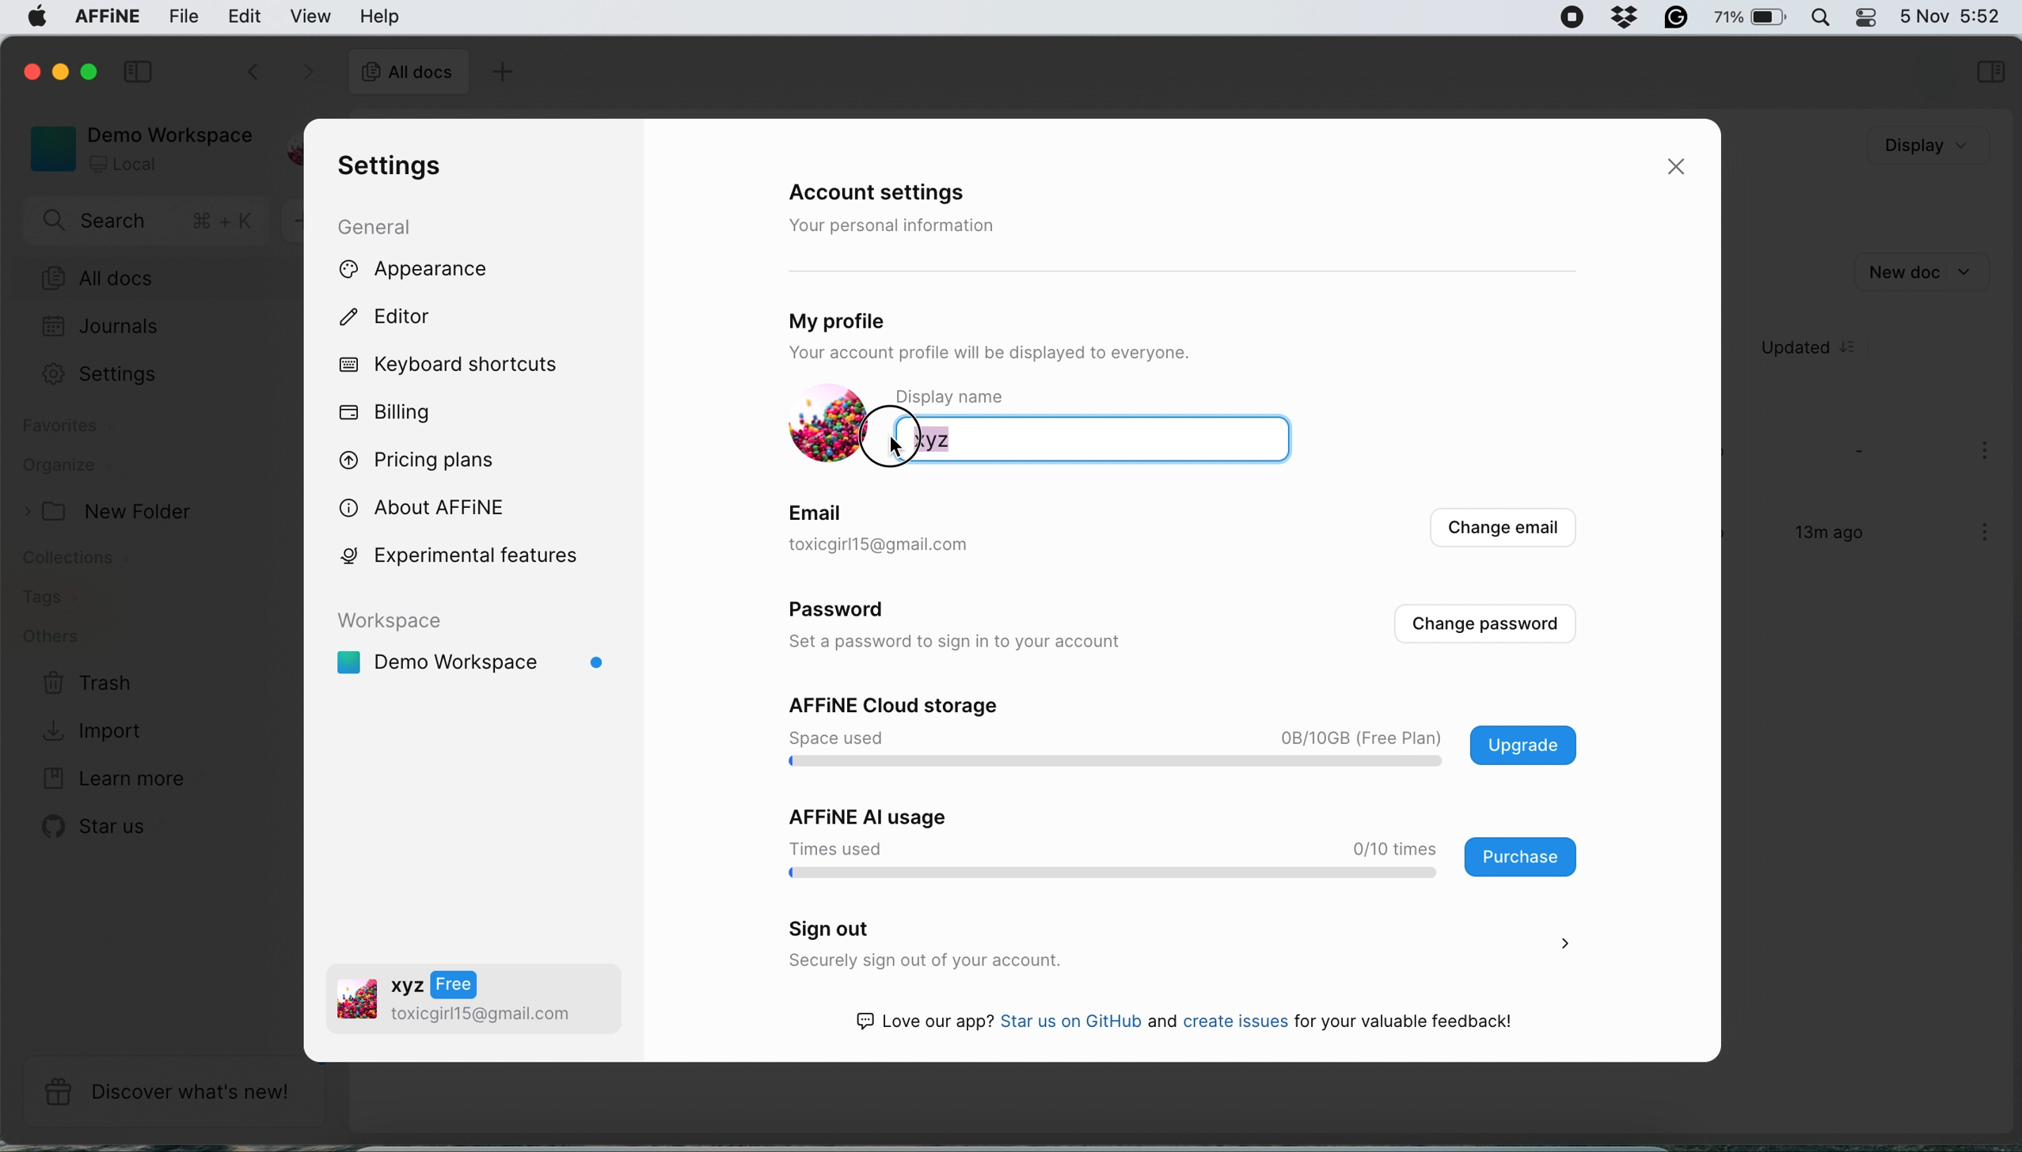 Image resolution: width=2022 pixels, height=1152 pixels. I want to click on demo workspace, so click(135, 147).